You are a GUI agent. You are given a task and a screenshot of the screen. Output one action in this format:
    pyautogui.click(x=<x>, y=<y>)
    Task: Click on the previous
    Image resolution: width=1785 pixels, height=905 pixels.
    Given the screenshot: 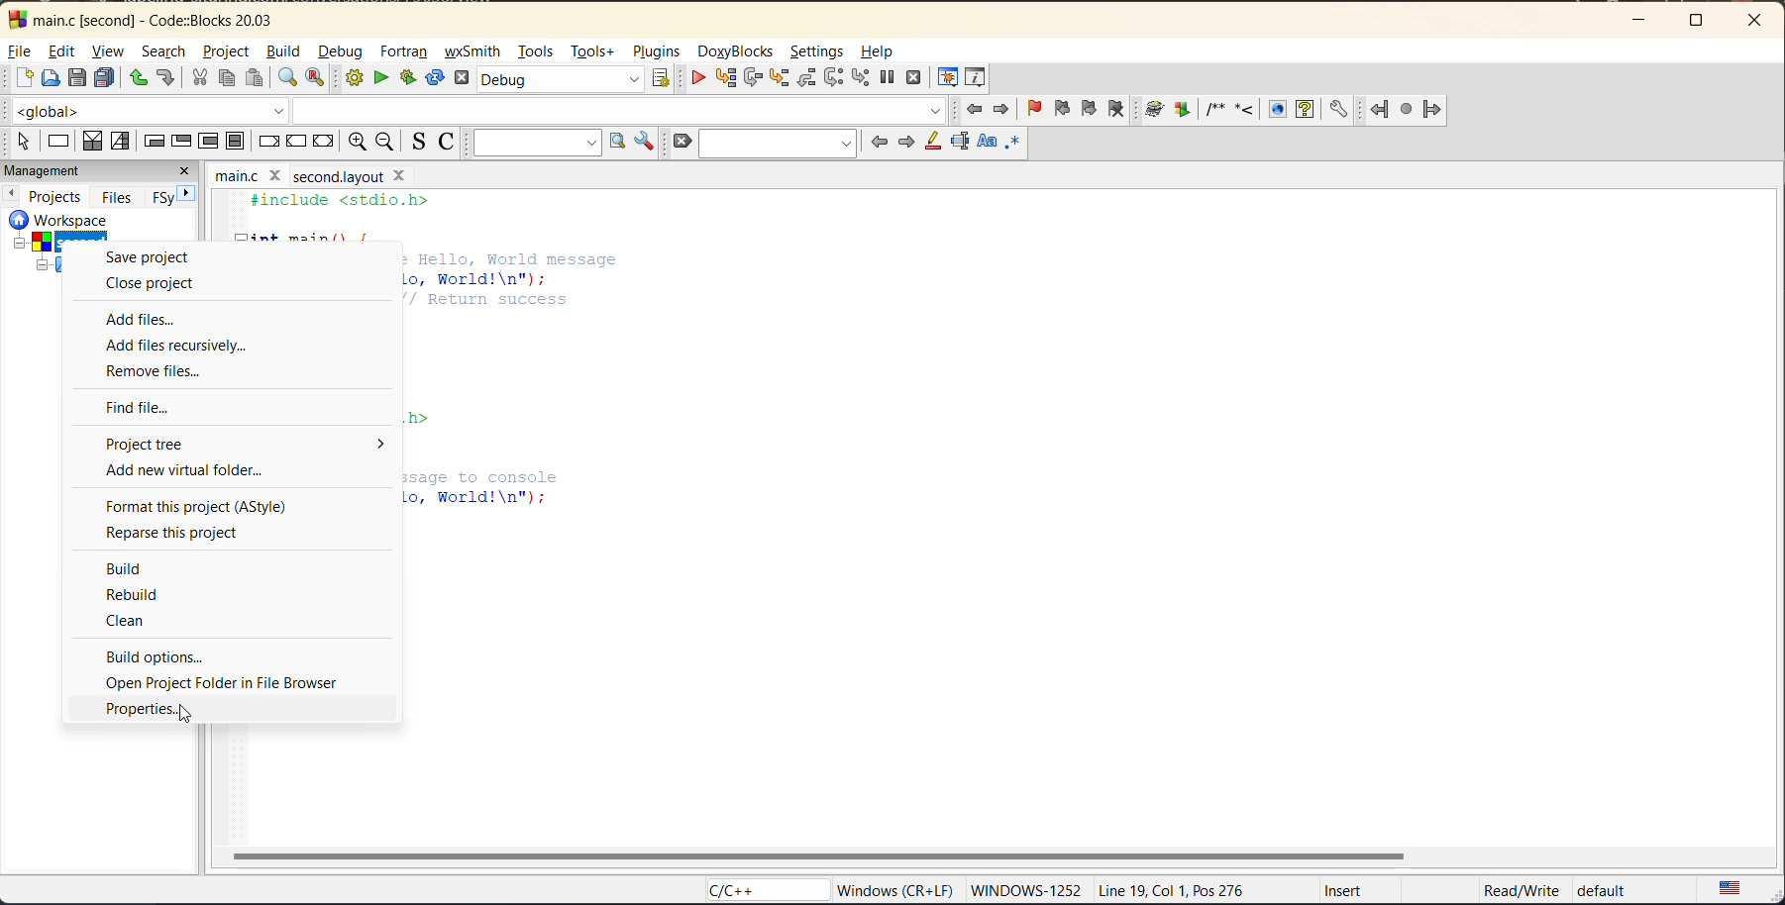 What is the action you would take?
    pyautogui.click(x=11, y=194)
    